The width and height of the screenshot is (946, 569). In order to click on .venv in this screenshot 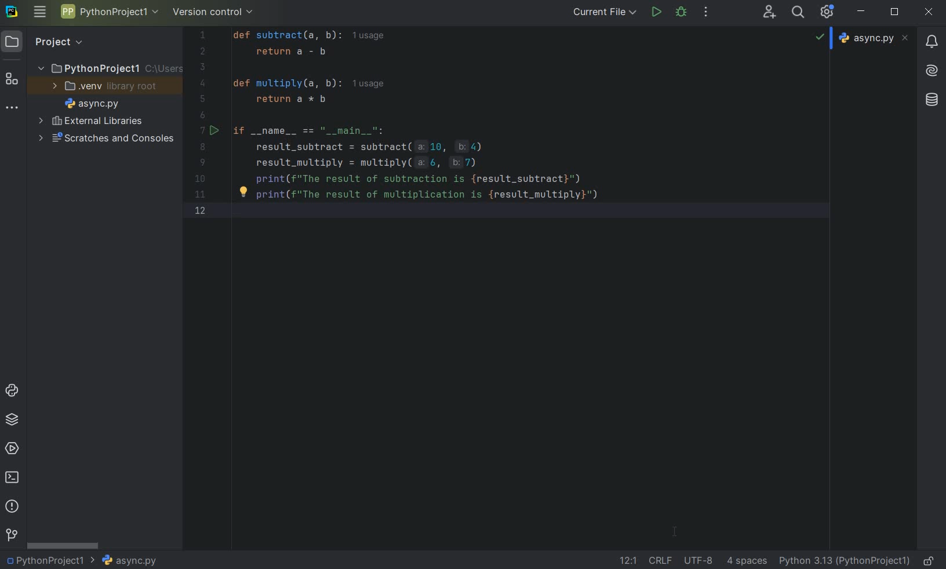, I will do `click(107, 87)`.